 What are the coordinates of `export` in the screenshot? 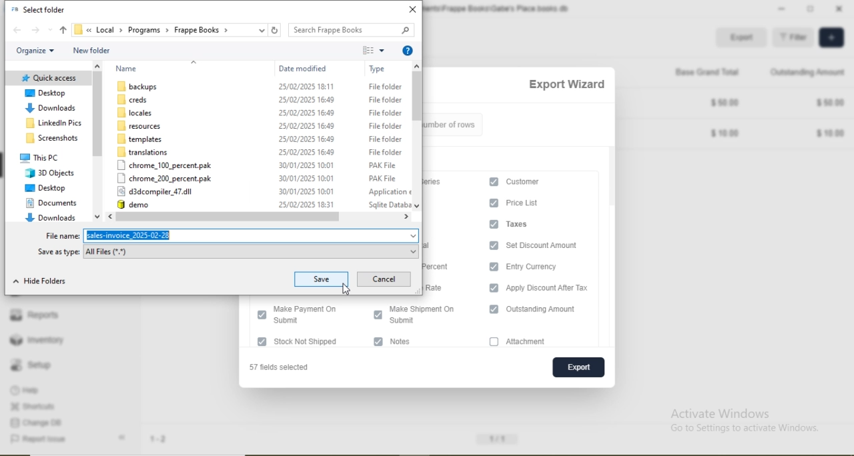 It's located at (576, 367).